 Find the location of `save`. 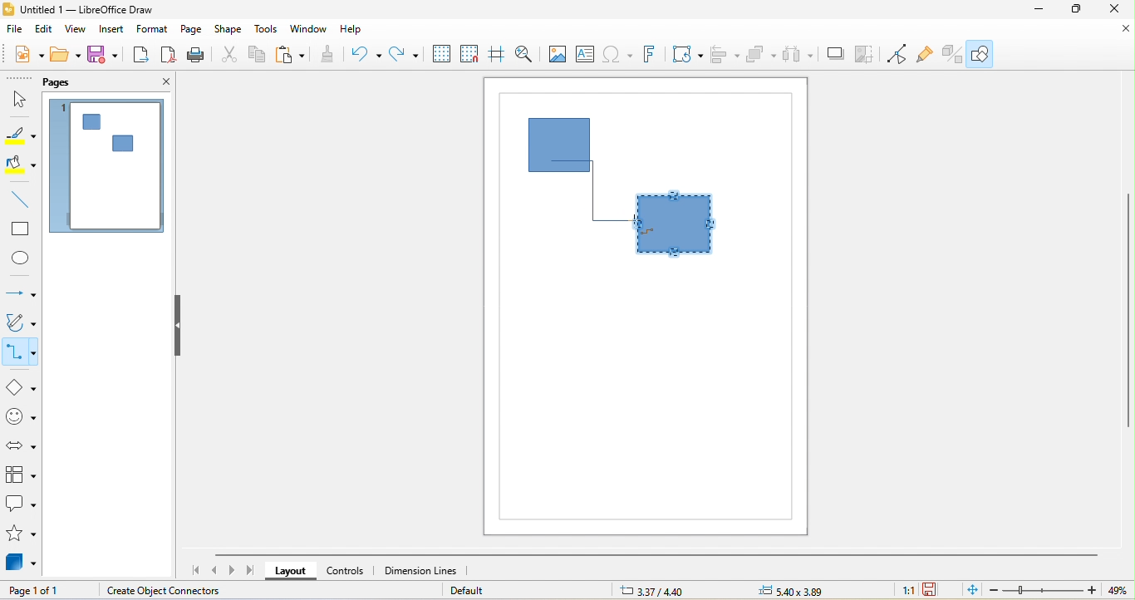

save is located at coordinates (101, 55).